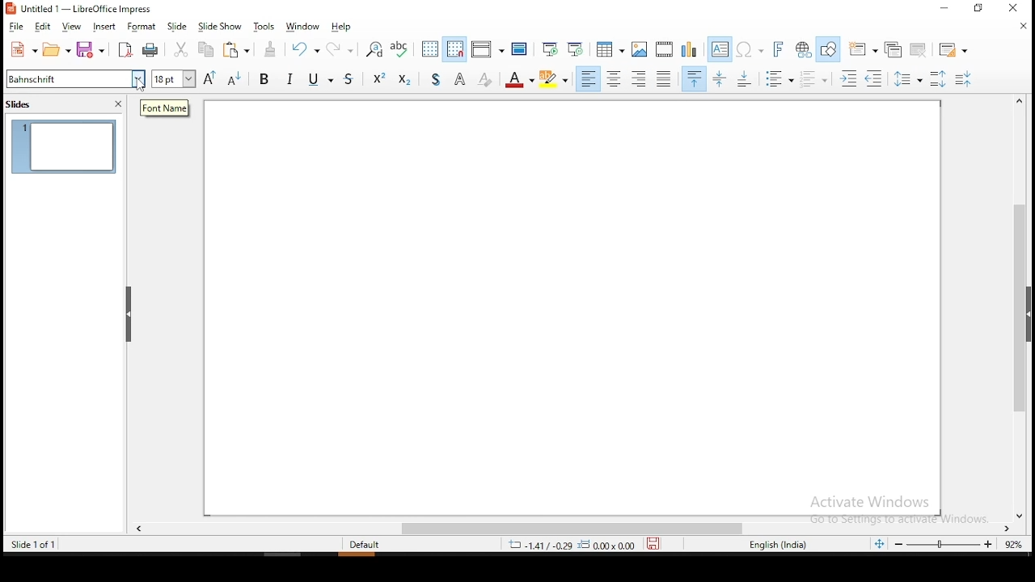 This screenshot has height=582, width=1035. What do you see at coordinates (33, 544) in the screenshot?
I see `slide 1 of 1` at bounding box center [33, 544].